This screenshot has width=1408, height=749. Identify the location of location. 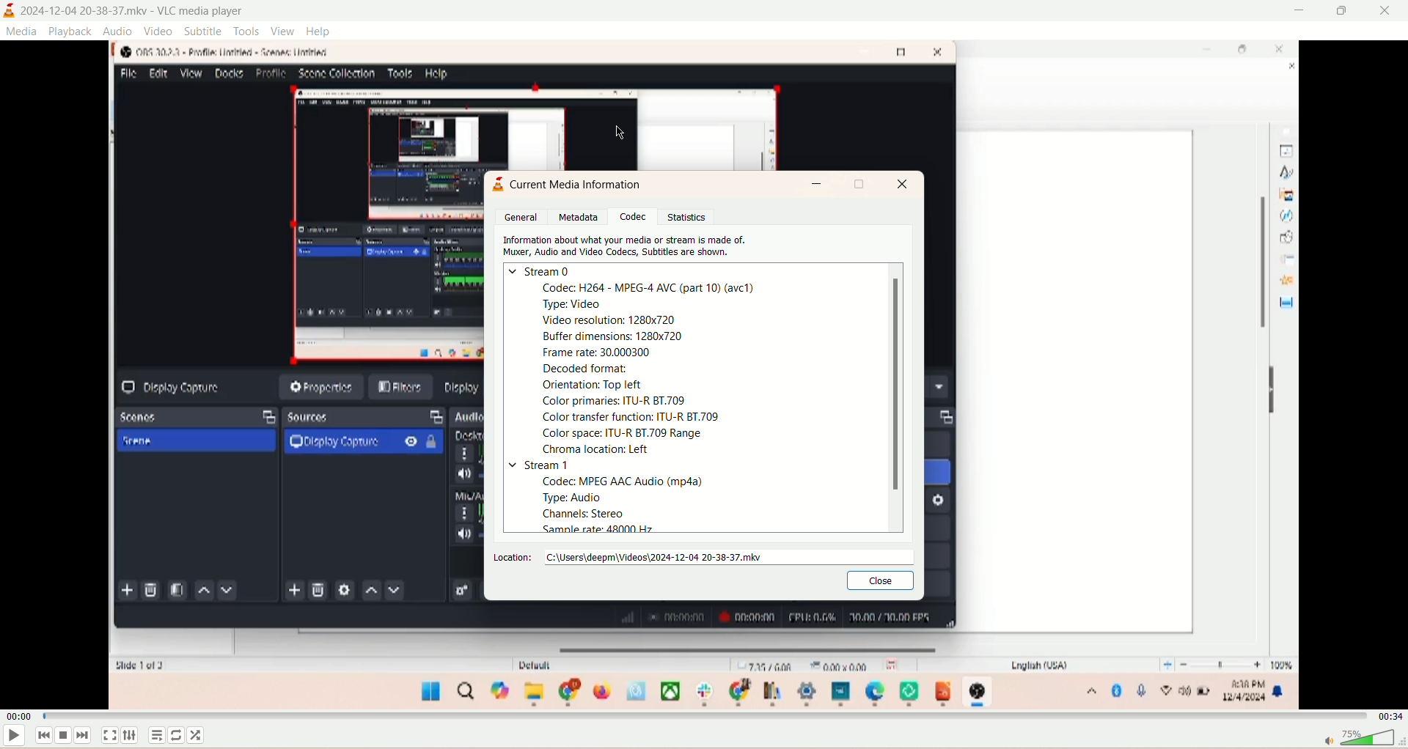
(703, 559).